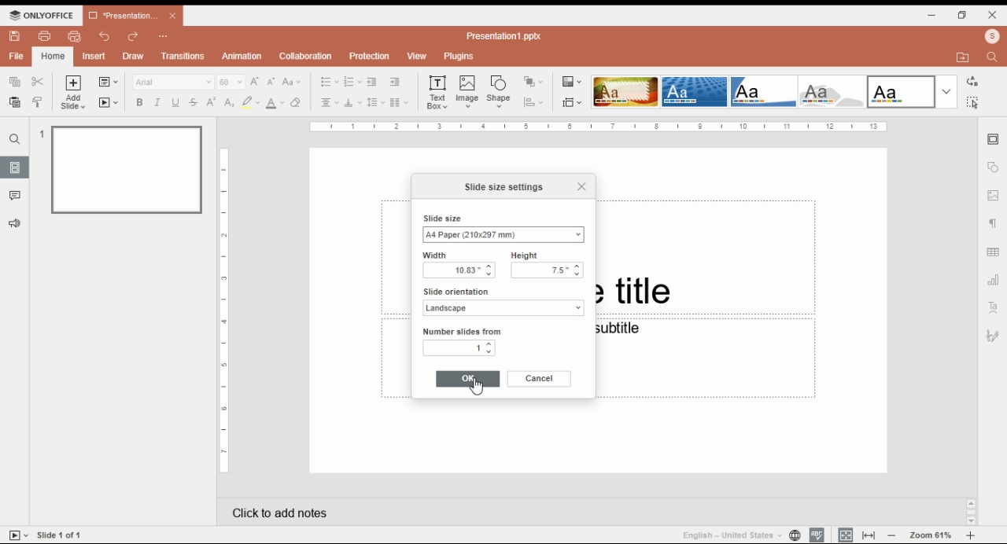 The height and width of the screenshot is (544, 1007). Describe the element at coordinates (15, 167) in the screenshot. I see `slides` at that location.